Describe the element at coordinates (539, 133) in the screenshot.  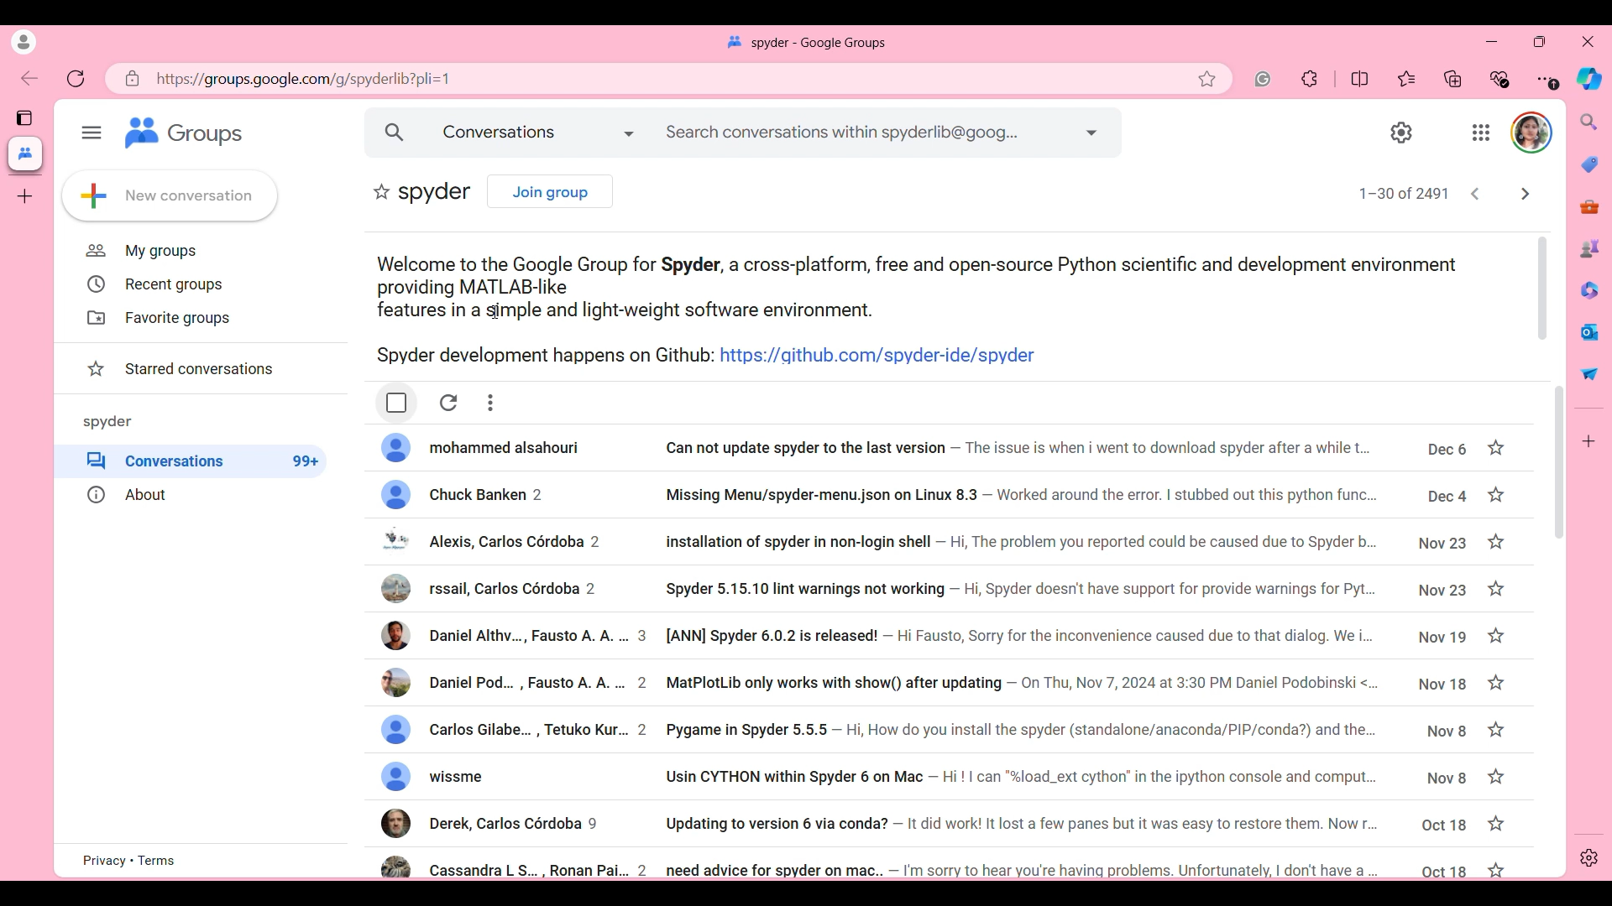
I see `Conversations and messages` at that location.